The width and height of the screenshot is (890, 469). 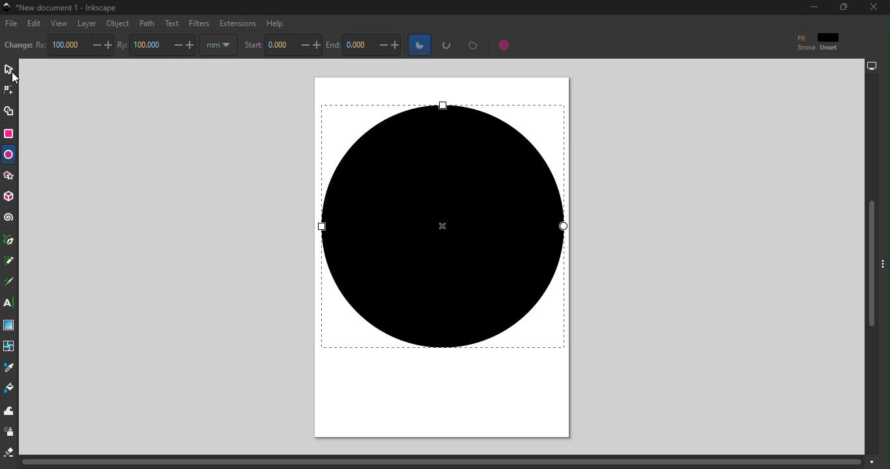 What do you see at coordinates (10, 408) in the screenshot?
I see `tweak tool` at bounding box center [10, 408].